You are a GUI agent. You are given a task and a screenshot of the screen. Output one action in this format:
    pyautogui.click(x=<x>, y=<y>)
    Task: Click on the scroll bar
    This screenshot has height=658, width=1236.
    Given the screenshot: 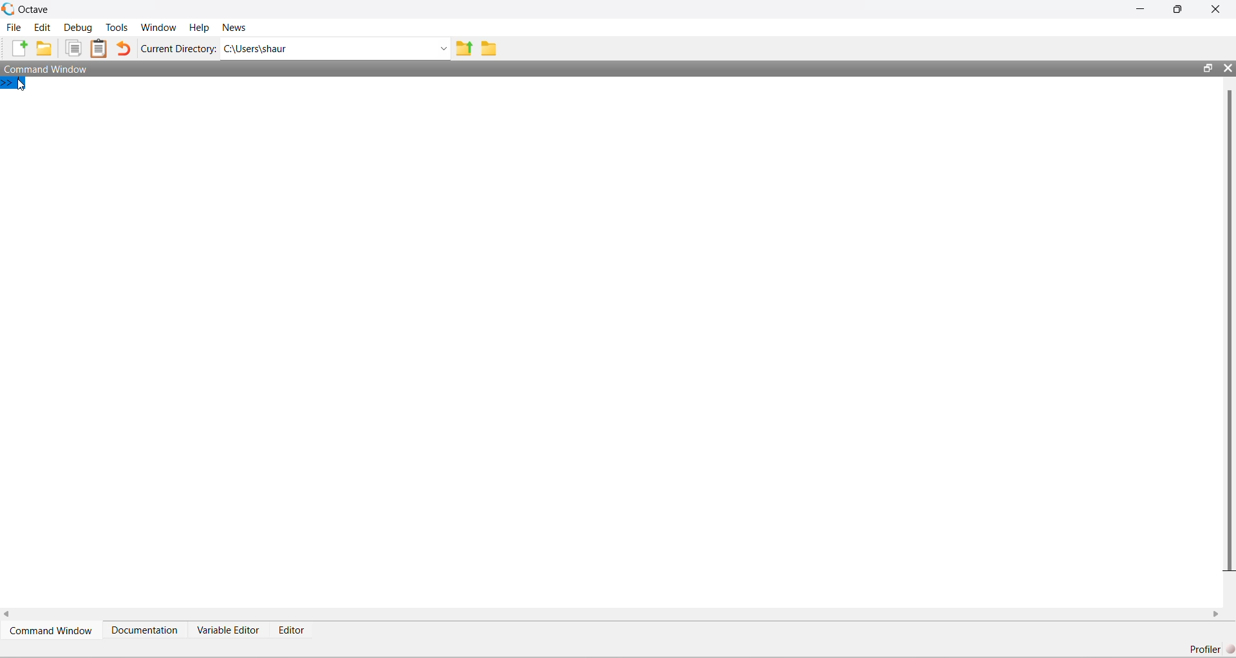 What is the action you would take?
    pyautogui.click(x=1230, y=332)
    